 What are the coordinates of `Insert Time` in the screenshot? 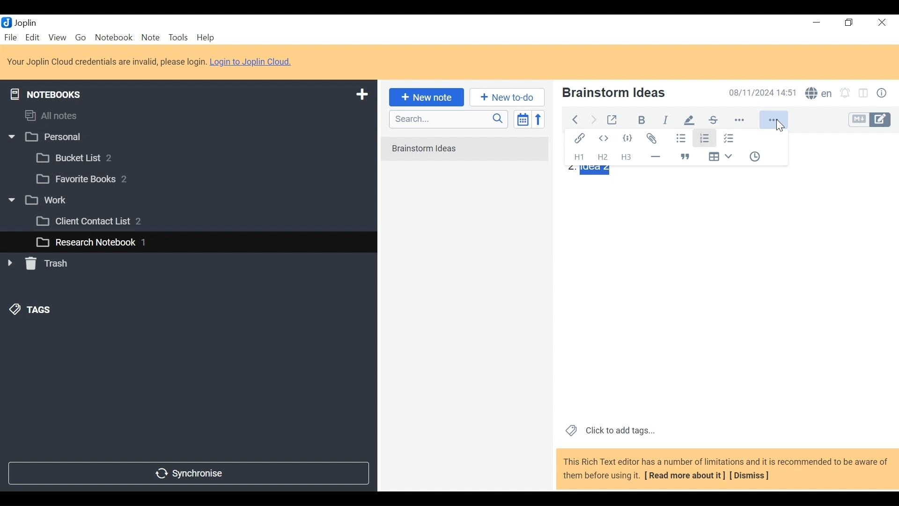 It's located at (755, 156).